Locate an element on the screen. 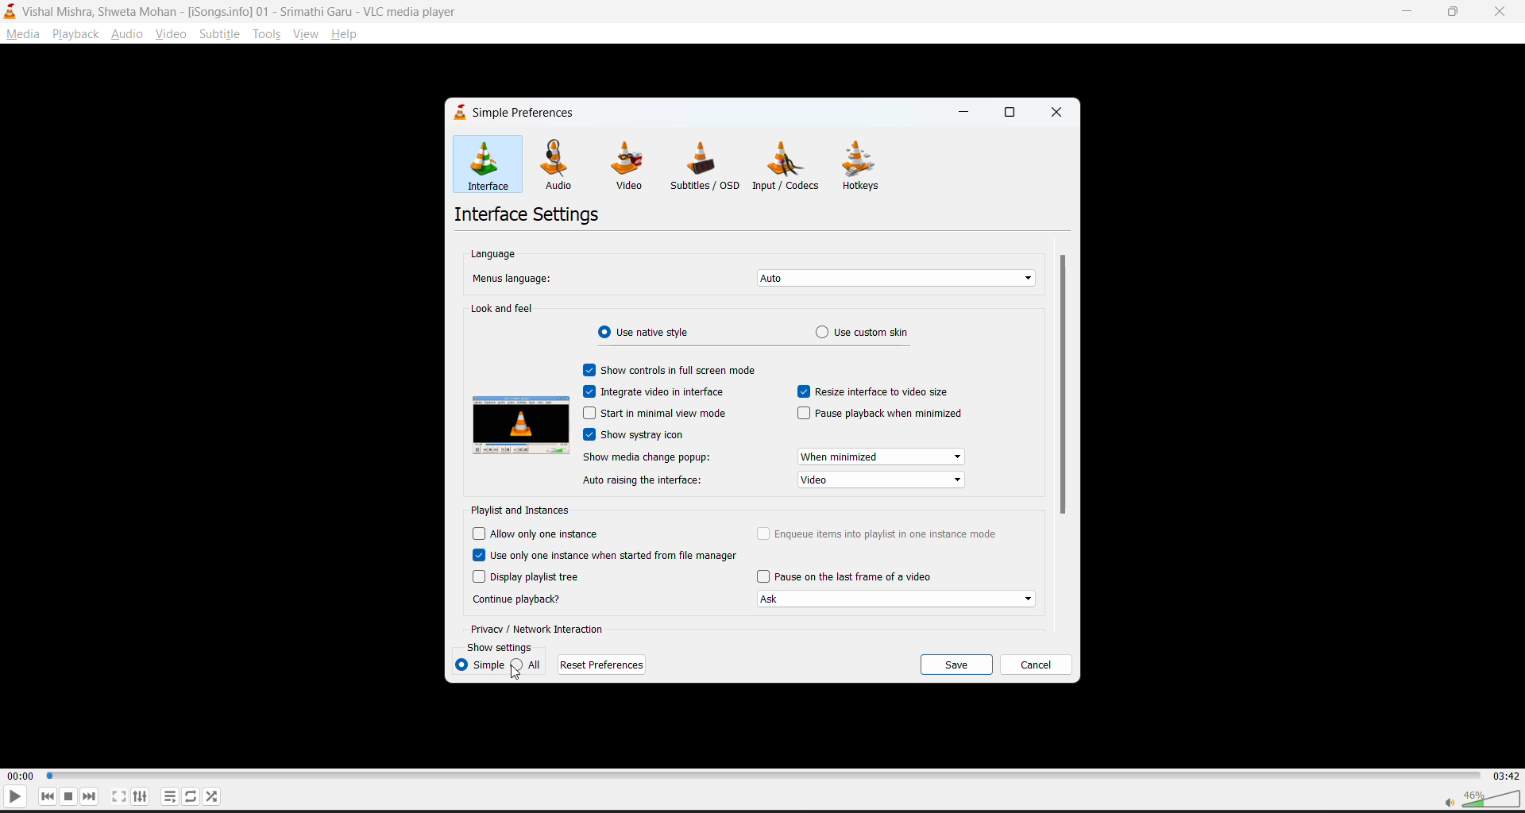 The width and height of the screenshot is (1525, 813). previous is located at coordinates (48, 796).